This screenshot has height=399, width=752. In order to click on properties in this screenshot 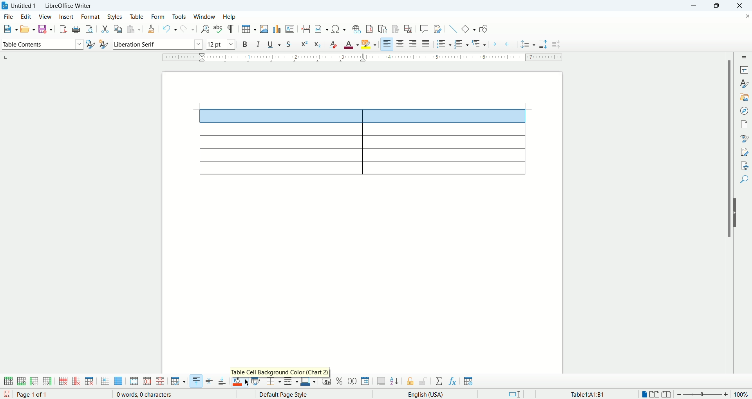, I will do `click(744, 69)`.